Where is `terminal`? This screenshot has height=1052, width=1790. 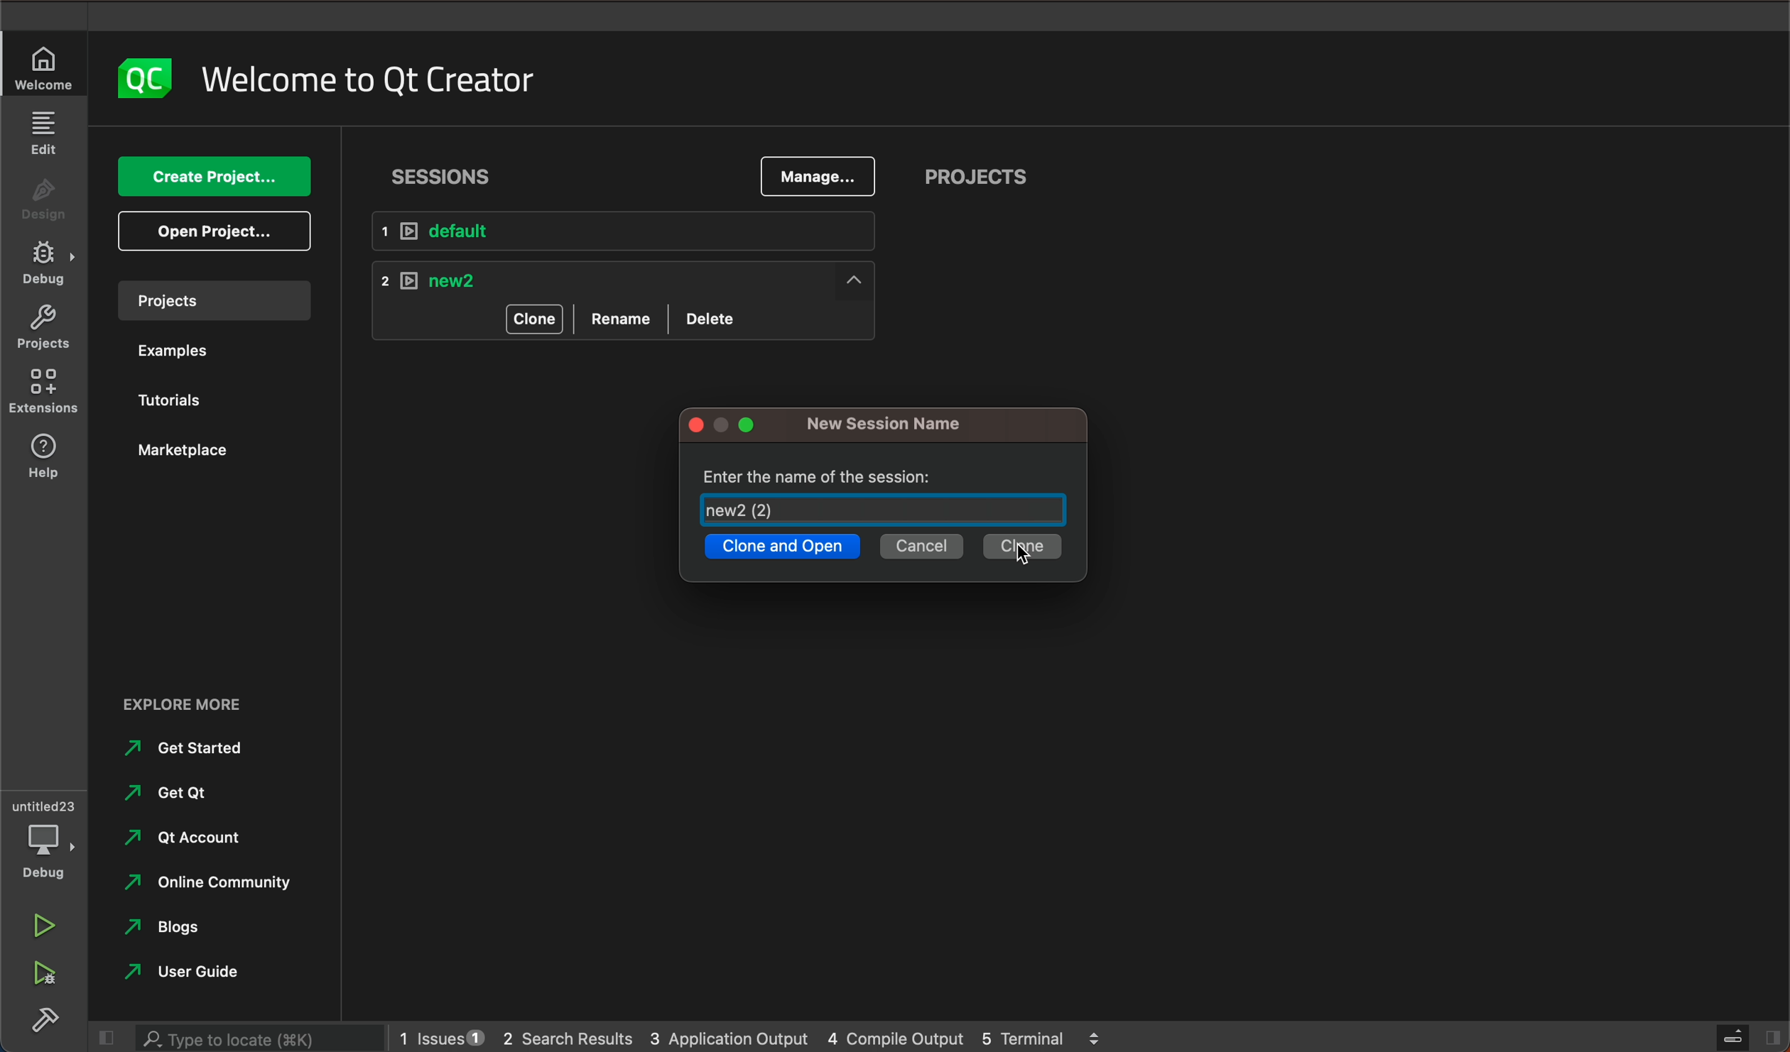
terminal is located at coordinates (1044, 1035).